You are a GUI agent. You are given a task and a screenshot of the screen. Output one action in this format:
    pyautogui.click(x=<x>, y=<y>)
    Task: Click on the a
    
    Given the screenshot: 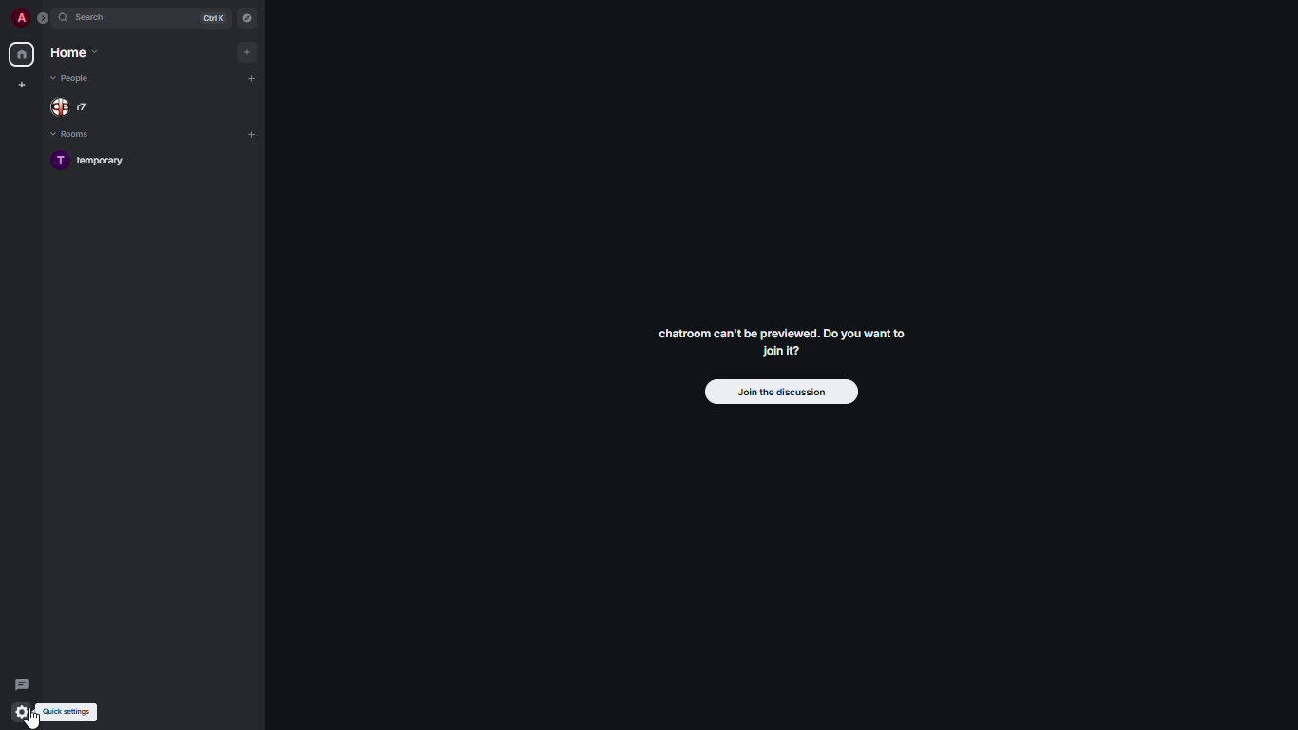 What is the action you would take?
    pyautogui.click(x=21, y=17)
    